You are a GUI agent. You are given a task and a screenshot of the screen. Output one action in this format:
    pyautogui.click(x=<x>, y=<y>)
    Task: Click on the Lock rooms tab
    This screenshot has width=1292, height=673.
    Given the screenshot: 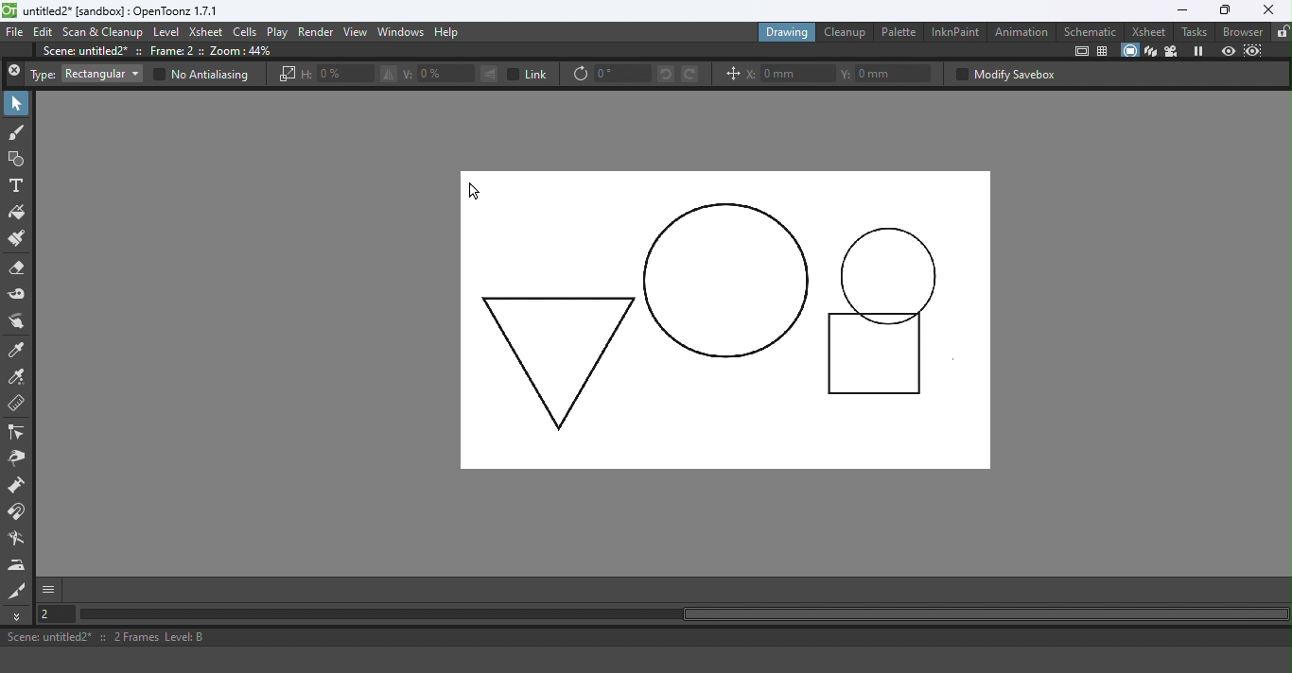 What is the action you would take?
    pyautogui.click(x=1281, y=32)
    